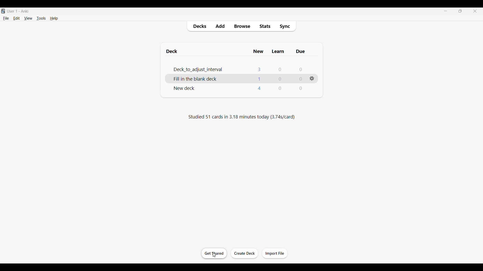  I want to click on Help menu, so click(54, 18).